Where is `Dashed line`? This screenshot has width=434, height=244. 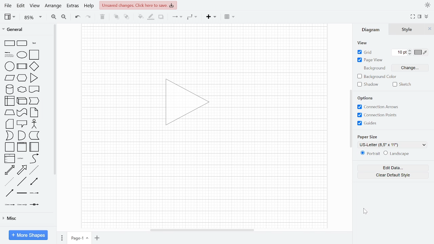
Dashed line is located at coordinates (34, 170).